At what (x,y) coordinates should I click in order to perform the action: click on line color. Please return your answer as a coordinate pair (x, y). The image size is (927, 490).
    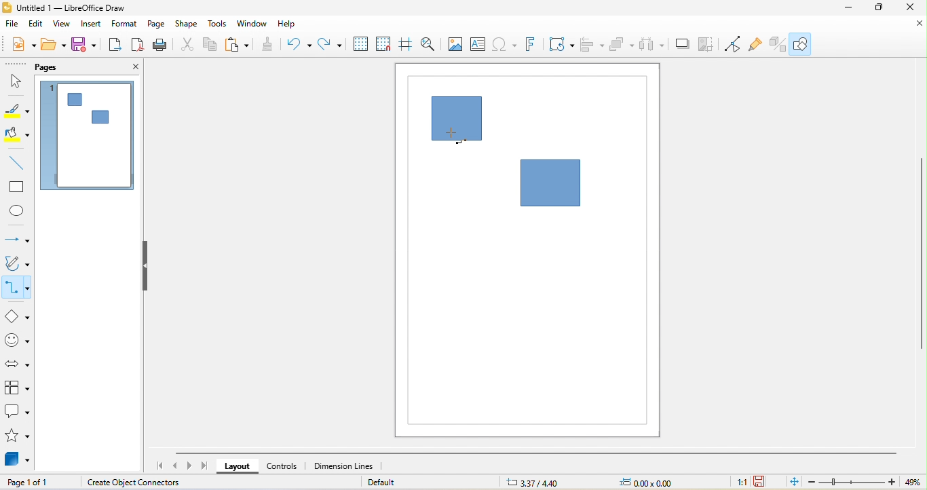
    Looking at the image, I should click on (17, 110).